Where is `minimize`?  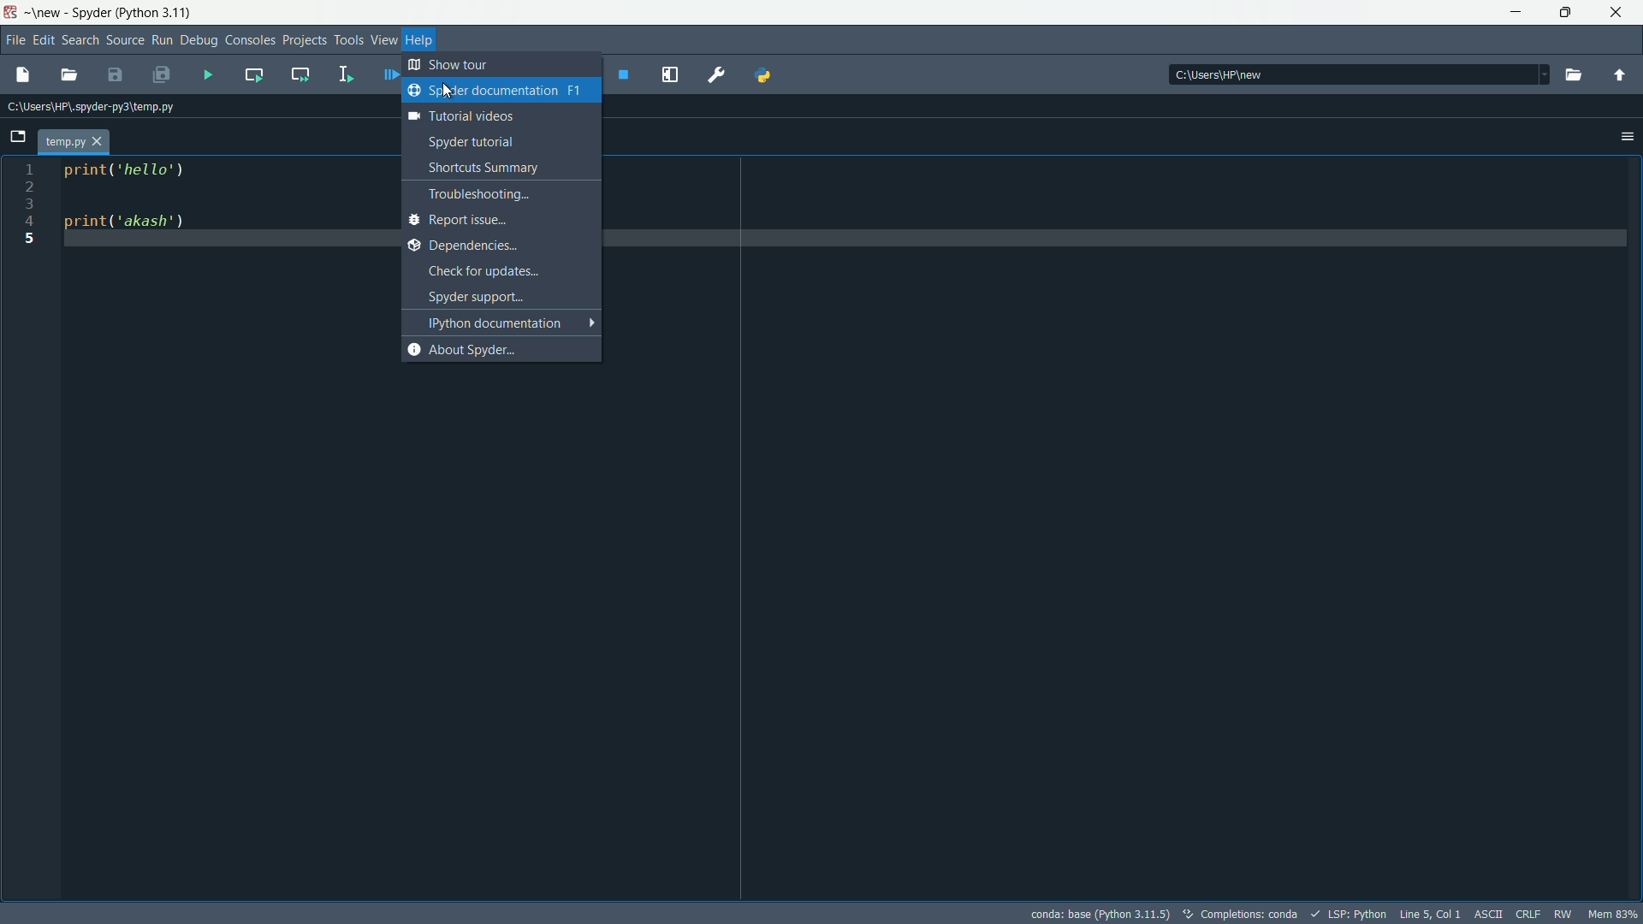 minimize is located at coordinates (1514, 13).